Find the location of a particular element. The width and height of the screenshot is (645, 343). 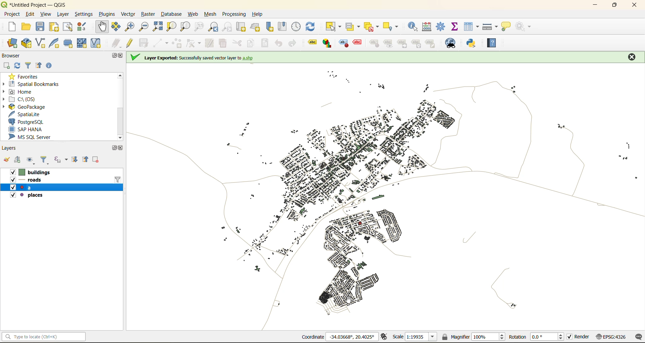

select location is located at coordinates (391, 26).